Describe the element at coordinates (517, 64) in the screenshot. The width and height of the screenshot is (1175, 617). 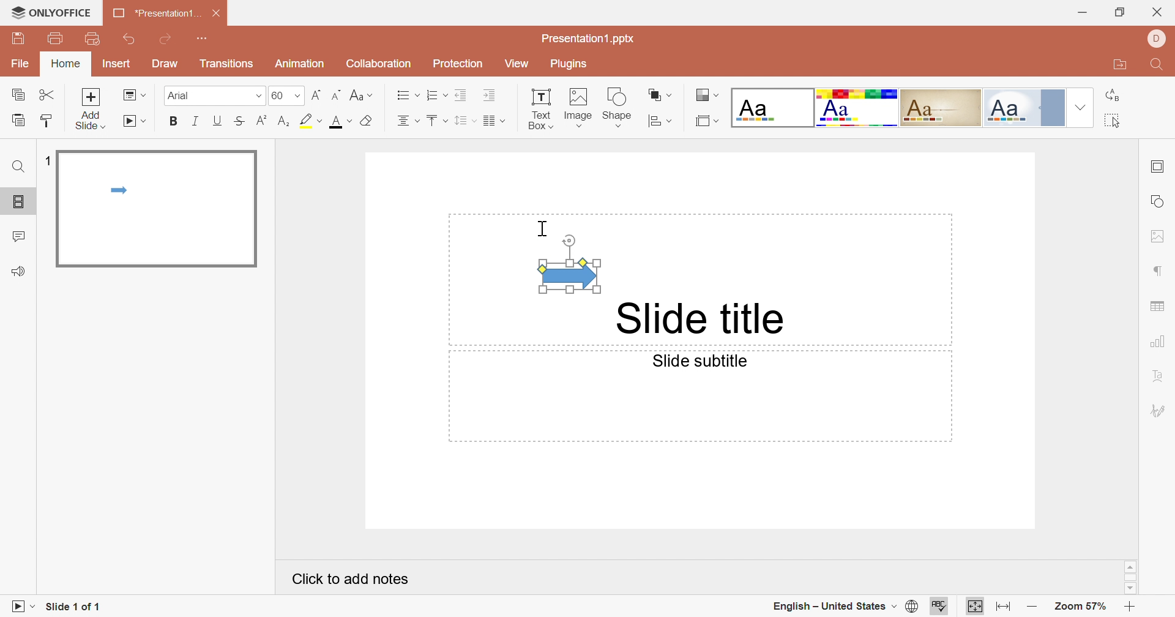
I see `View` at that location.